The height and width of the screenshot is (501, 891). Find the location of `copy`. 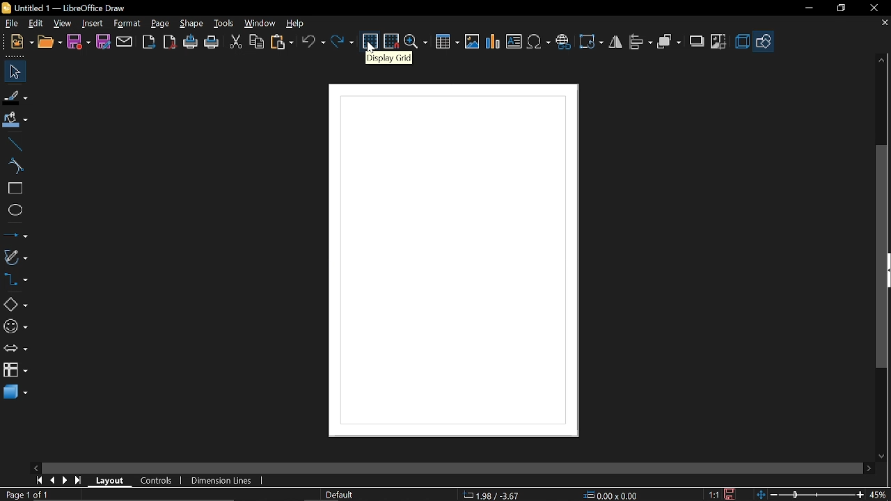

copy is located at coordinates (258, 42).